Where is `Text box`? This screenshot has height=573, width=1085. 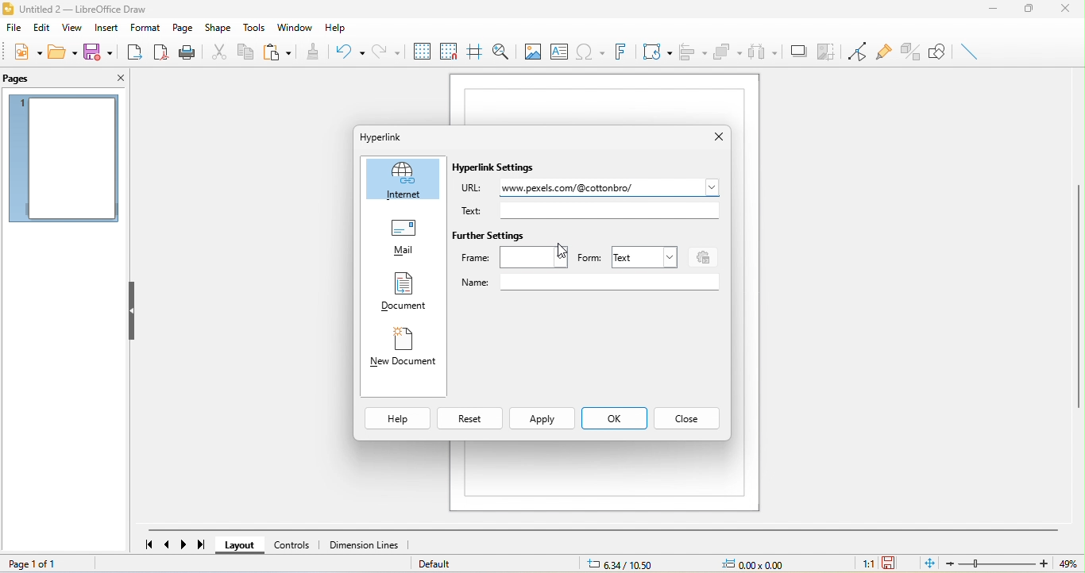
Text box is located at coordinates (609, 210).